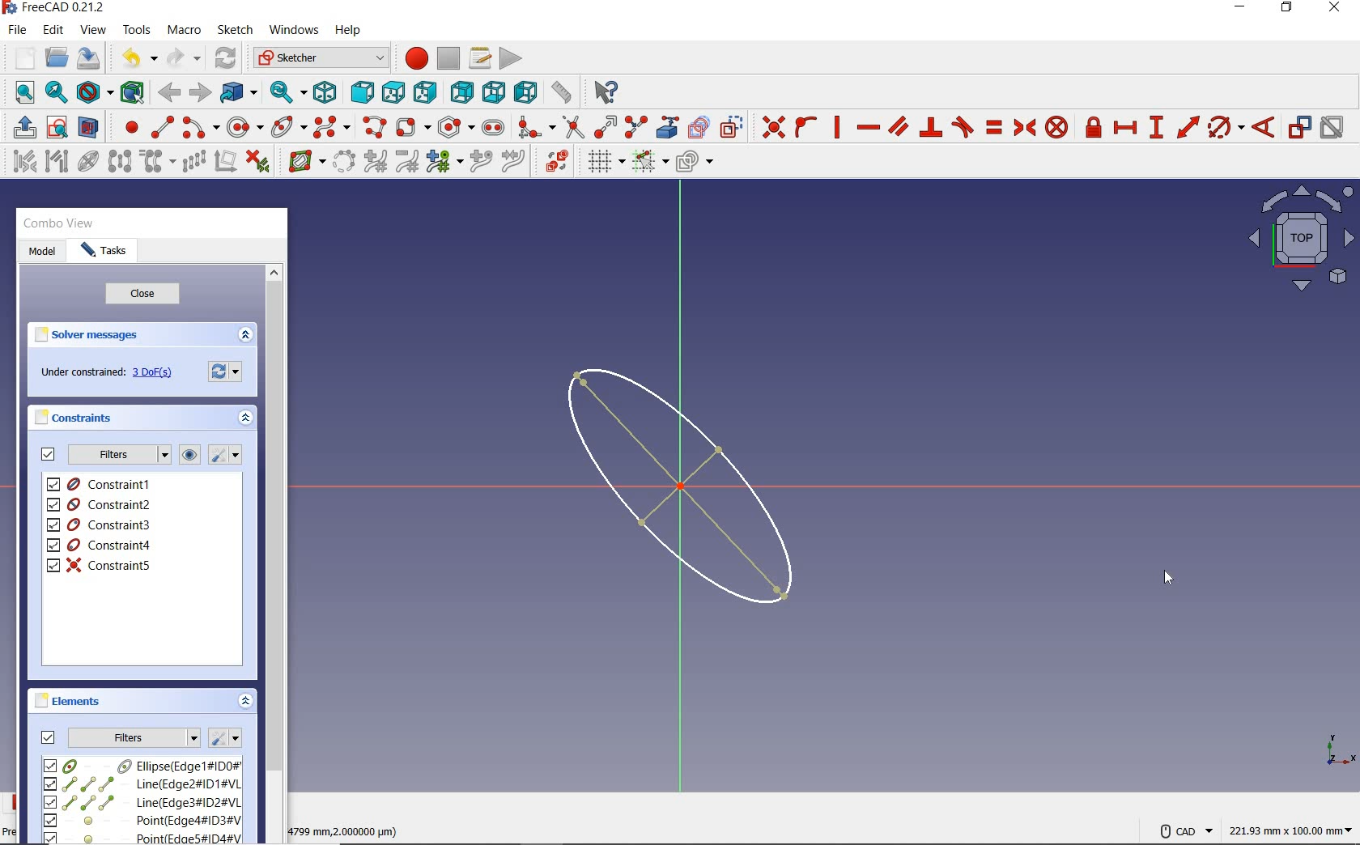 This screenshot has height=845, width=1360. Describe the element at coordinates (111, 373) in the screenshot. I see `under constrained` at that location.